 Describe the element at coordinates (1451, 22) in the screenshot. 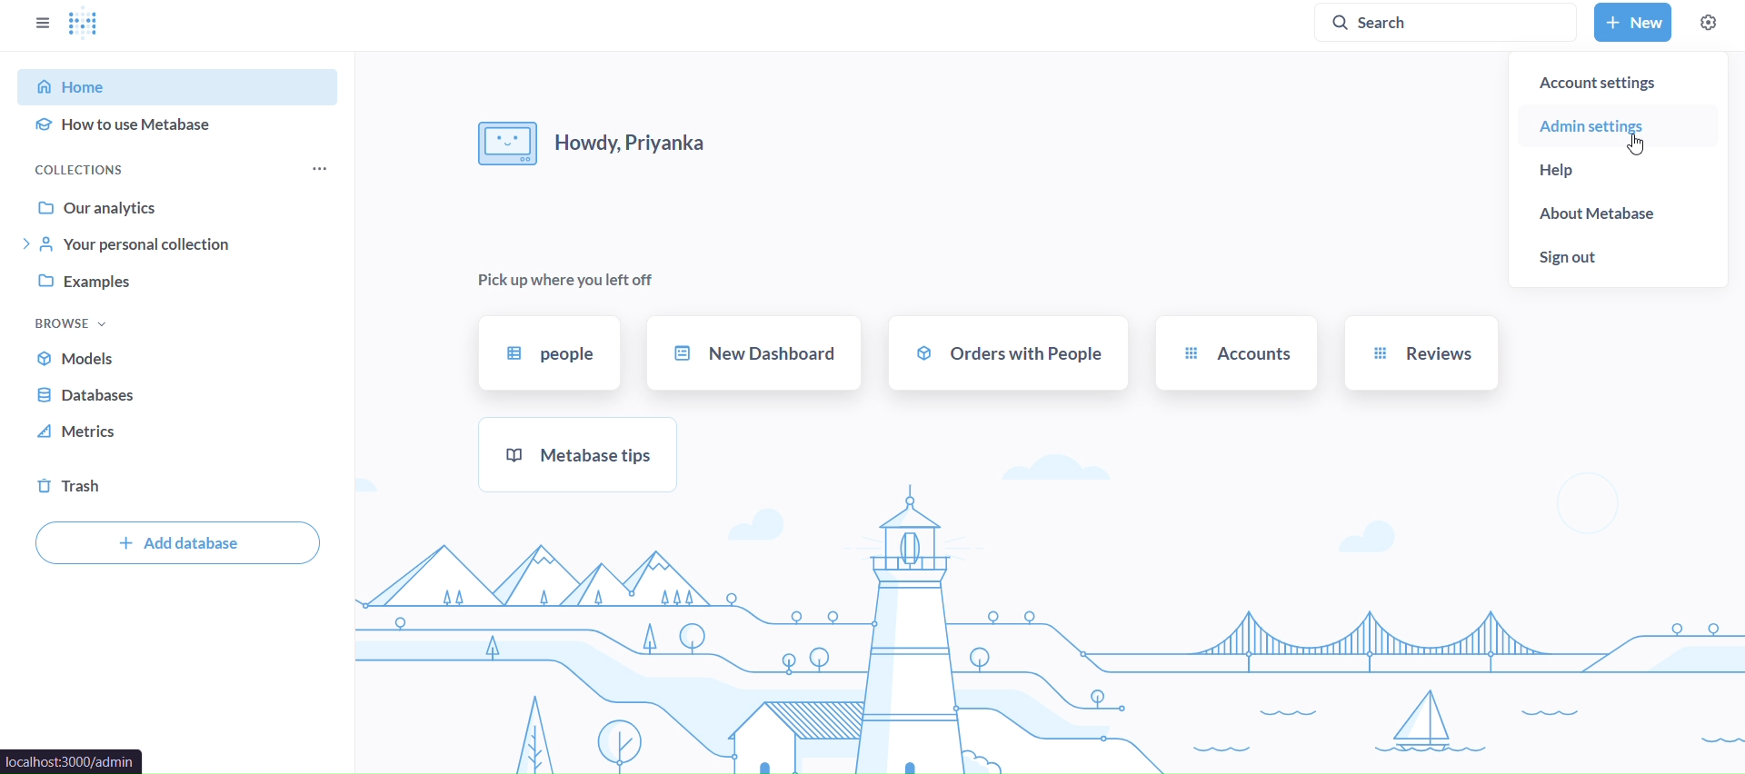

I see `search` at that location.